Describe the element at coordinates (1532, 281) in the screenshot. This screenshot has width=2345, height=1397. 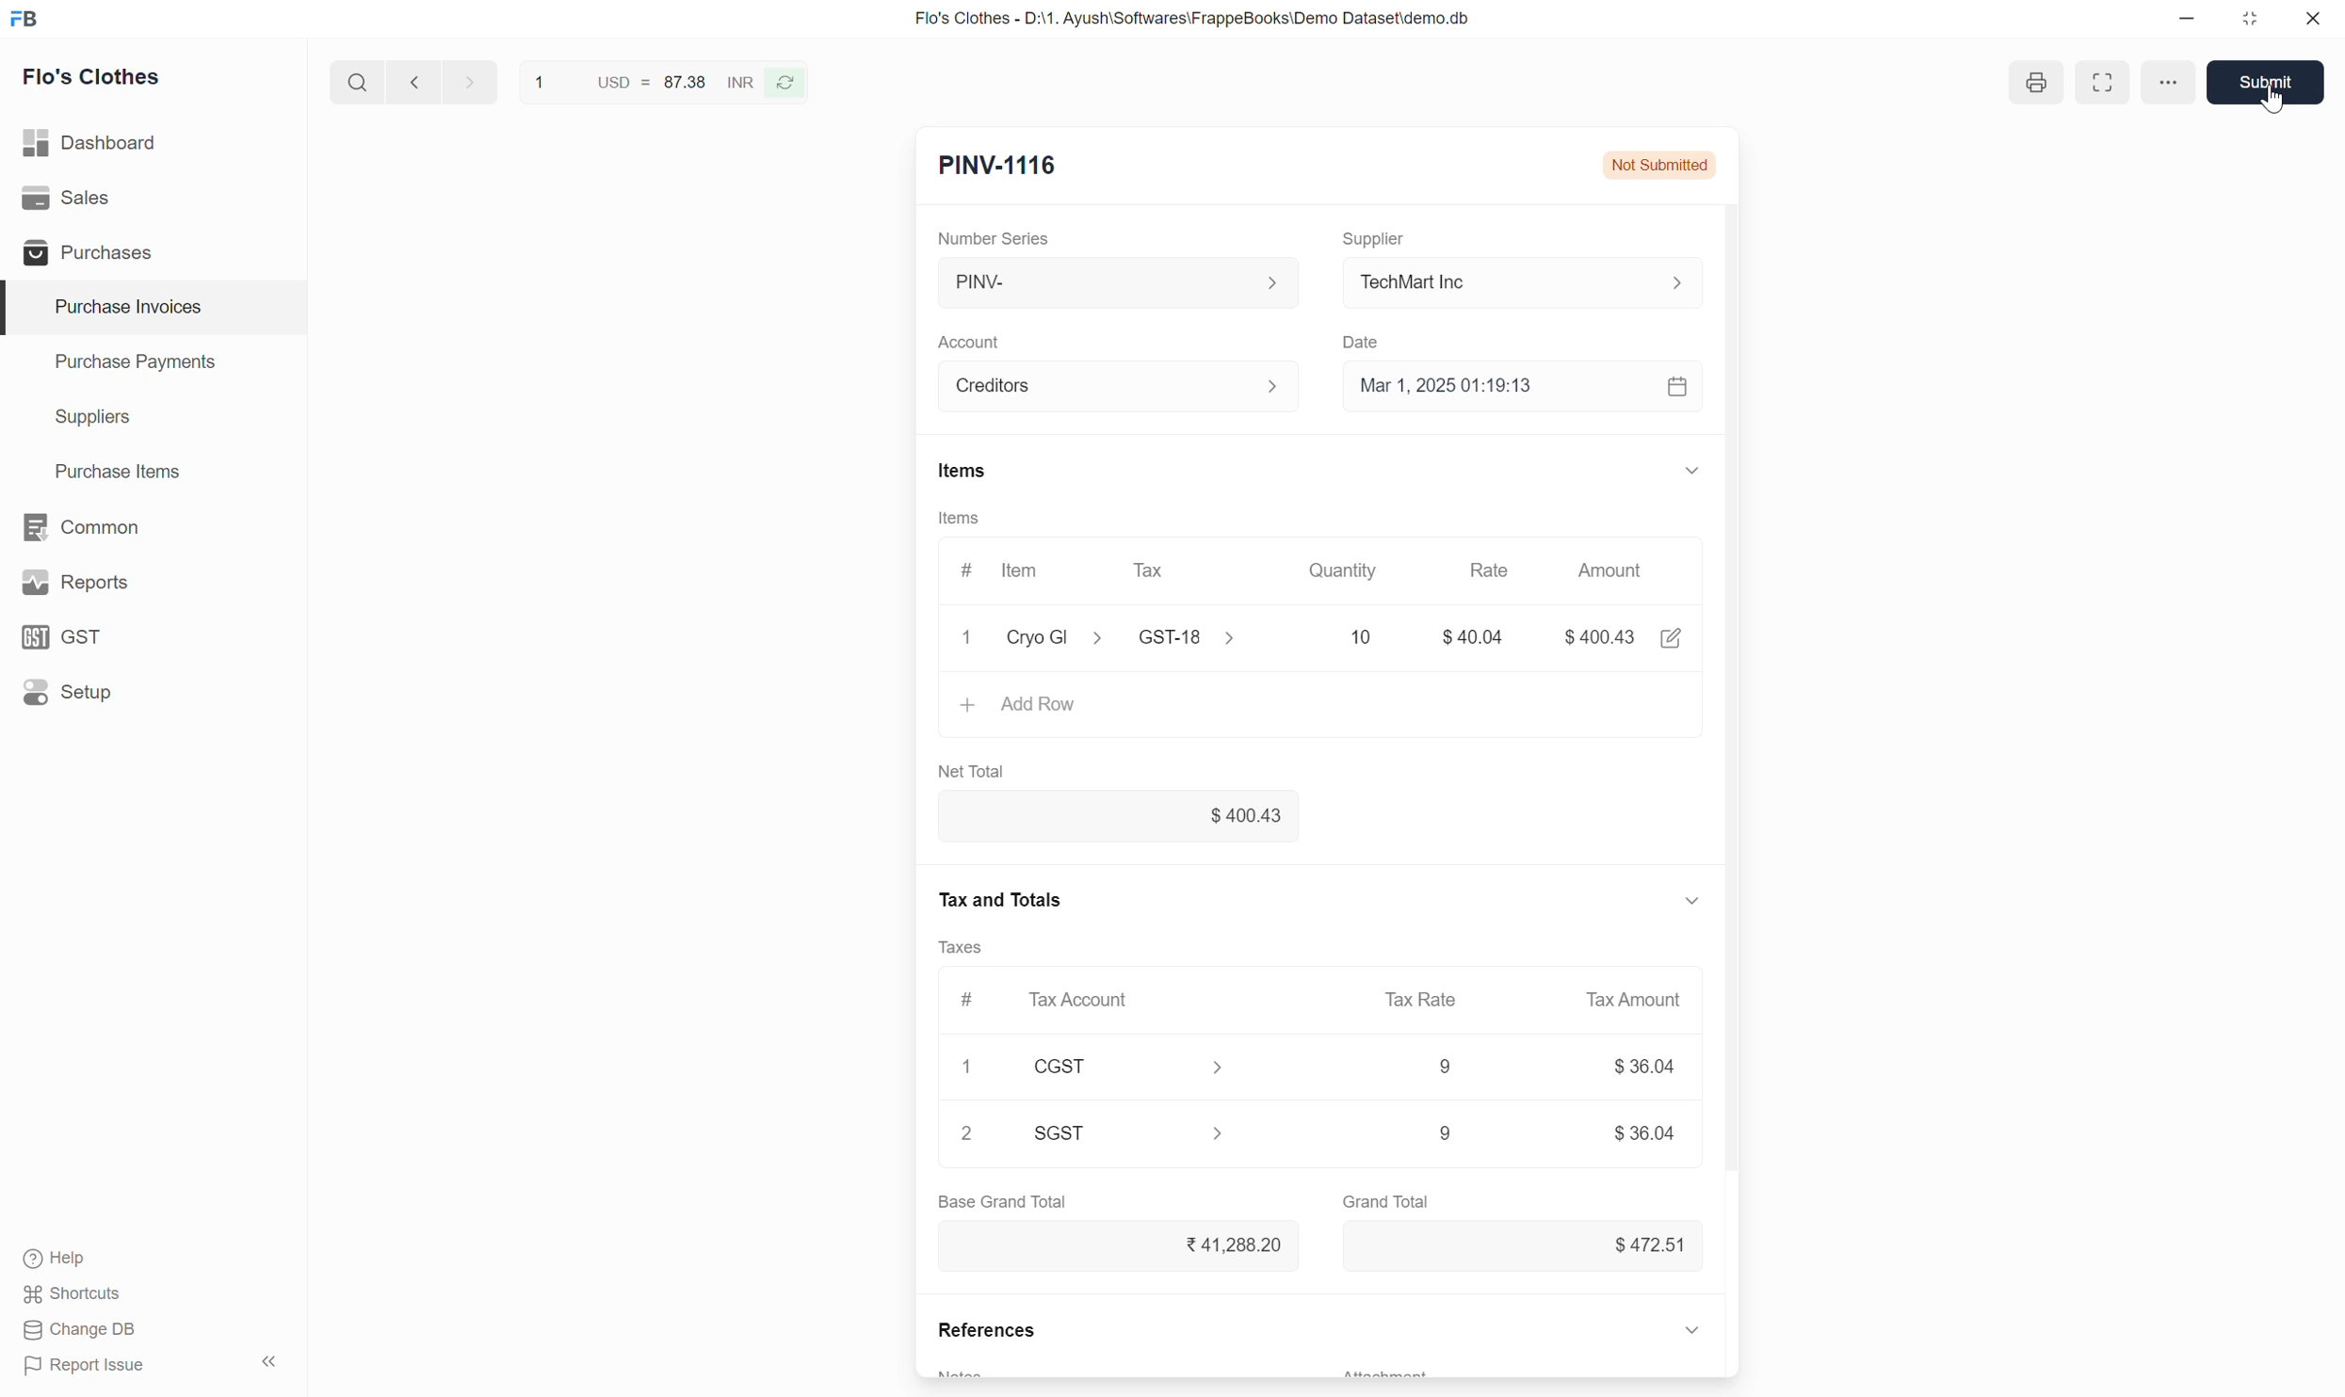
I see `TechMart Inc.` at that location.